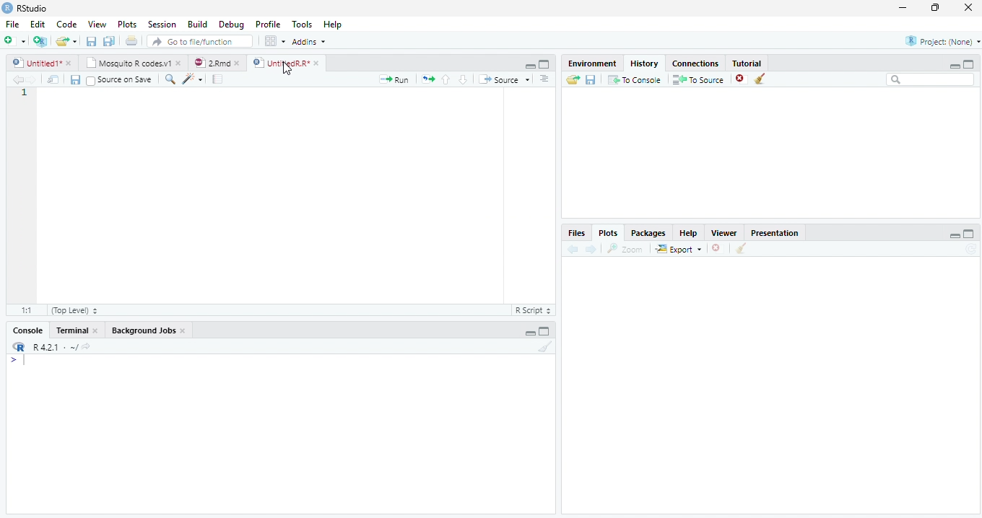 The image size is (982, 518). I want to click on Viewer, so click(728, 234).